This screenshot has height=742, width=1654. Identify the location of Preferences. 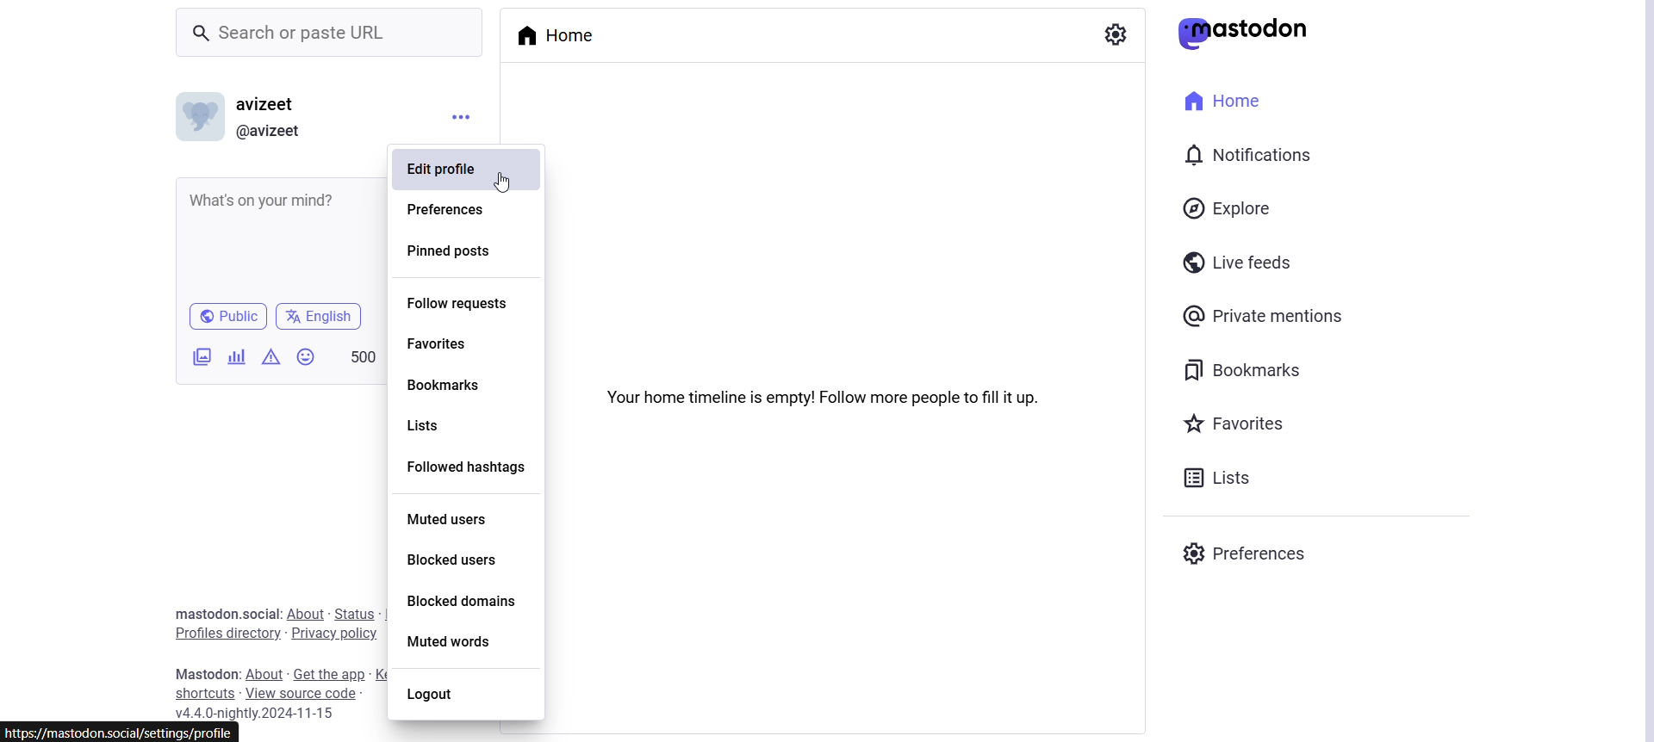
(1247, 550).